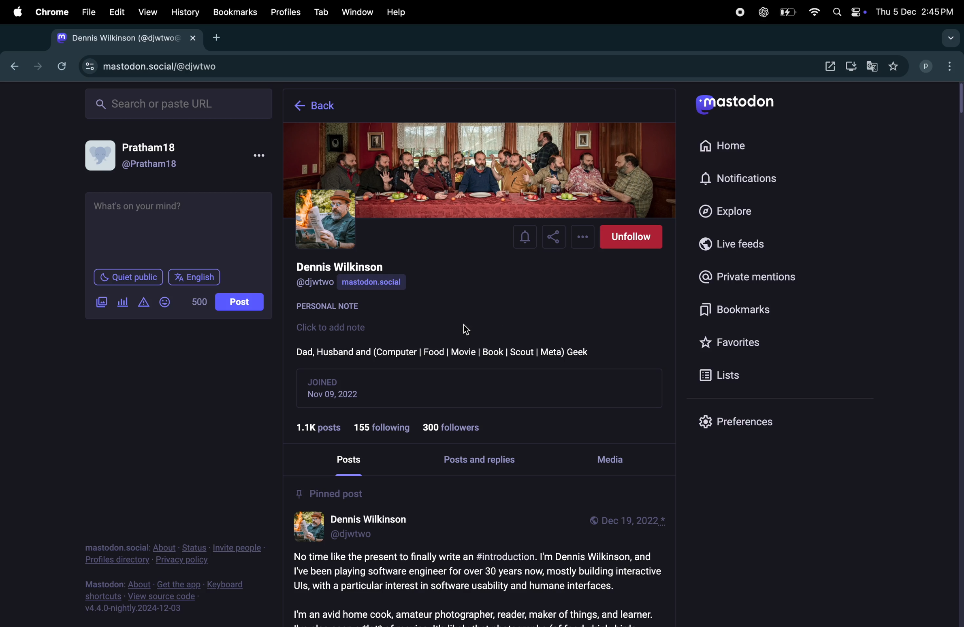 This screenshot has height=627, width=964. What do you see at coordinates (157, 597) in the screenshot?
I see `view source code` at bounding box center [157, 597].